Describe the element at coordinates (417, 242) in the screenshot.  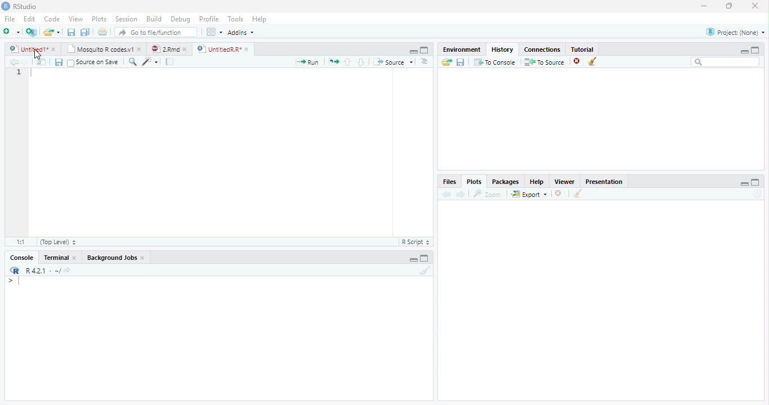
I see `R script` at that location.